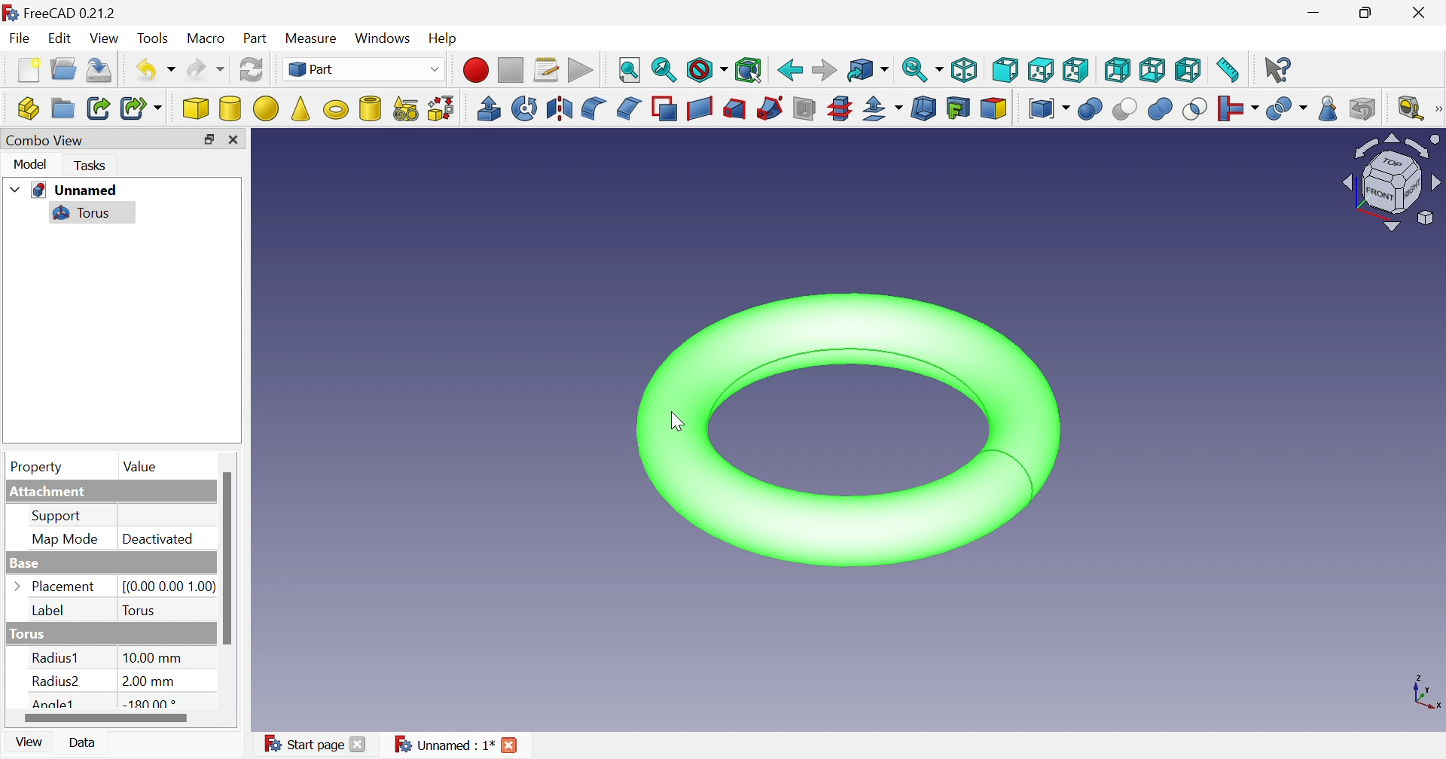  Describe the element at coordinates (594, 108) in the screenshot. I see `Fillet` at that location.